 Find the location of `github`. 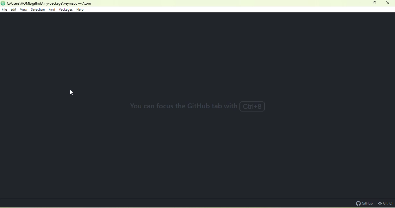

github is located at coordinates (363, 203).